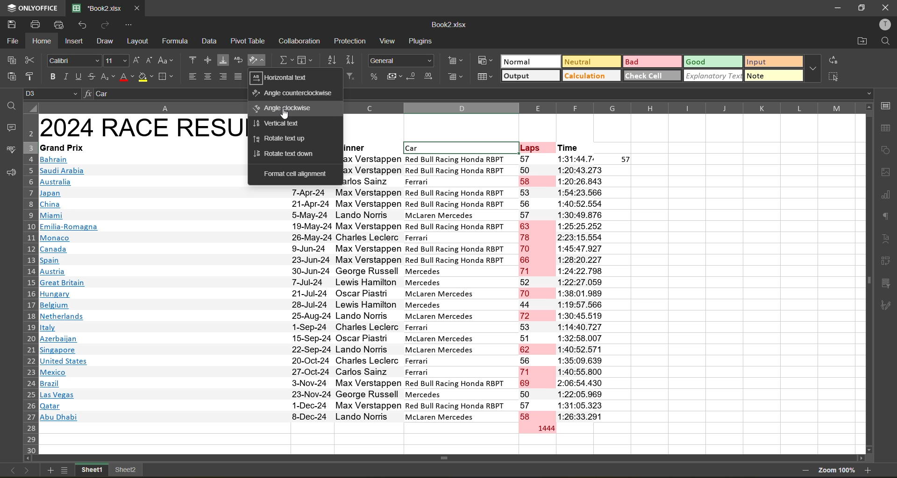 The width and height of the screenshot is (897, 478). Describe the element at coordinates (529, 76) in the screenshot. I see `output` at that location.